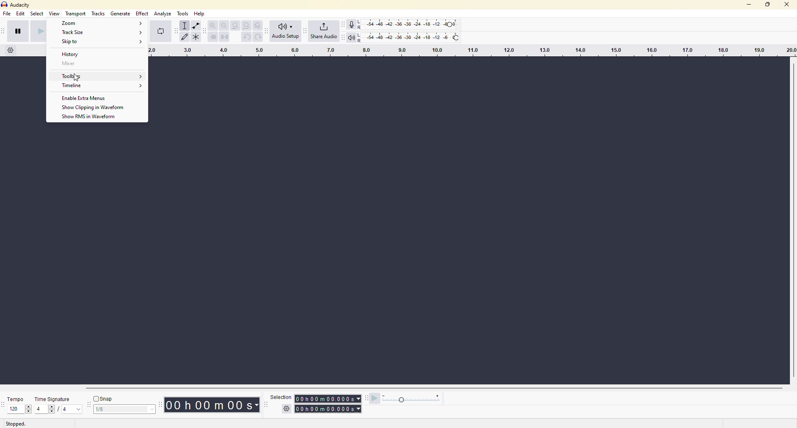  I want to click on values, so click(28, 409).